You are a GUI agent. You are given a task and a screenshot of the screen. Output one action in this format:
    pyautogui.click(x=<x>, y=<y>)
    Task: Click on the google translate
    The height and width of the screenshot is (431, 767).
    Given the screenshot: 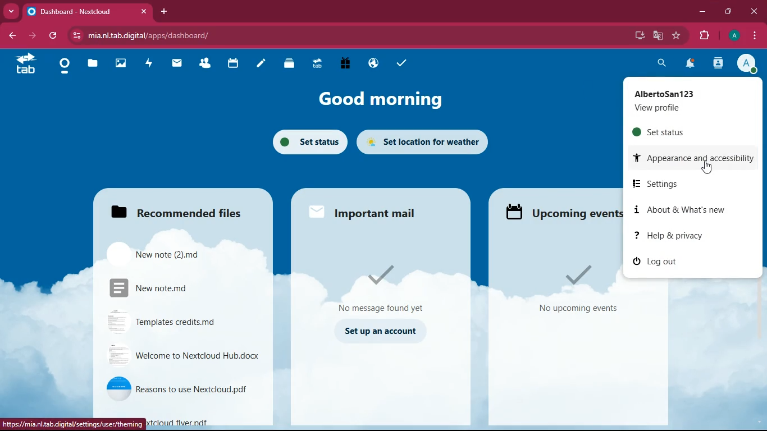 What is the action you would take?
    pyautogui.click(x=658, y=35)
    